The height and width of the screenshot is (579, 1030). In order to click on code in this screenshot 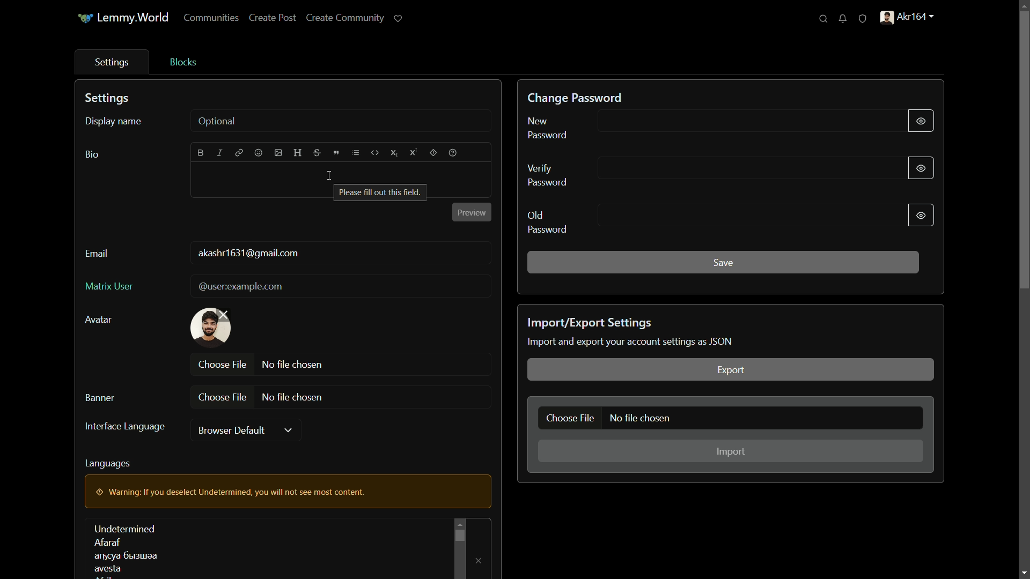, I will do `click(374, 153)`.